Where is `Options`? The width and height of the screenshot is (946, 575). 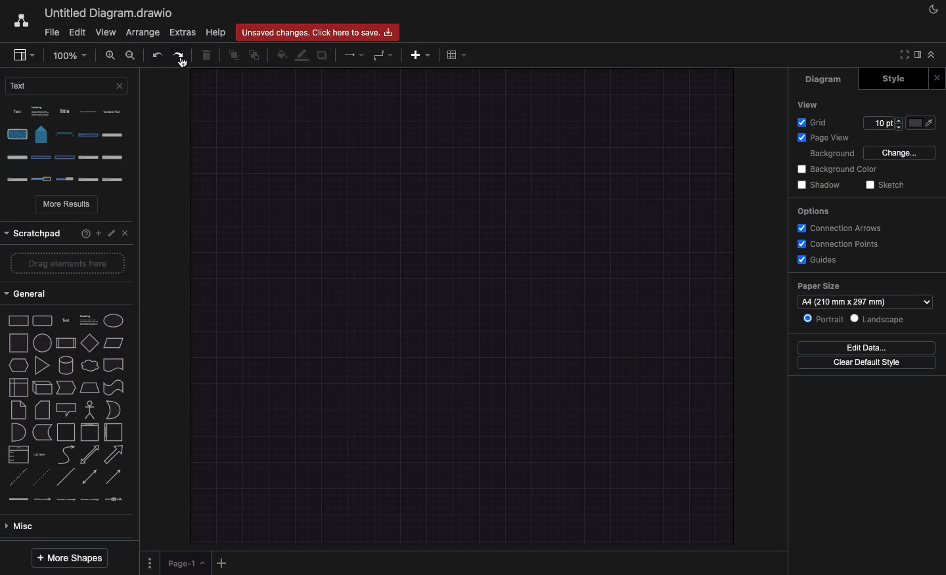
Options is located at coordinates (815, 211).